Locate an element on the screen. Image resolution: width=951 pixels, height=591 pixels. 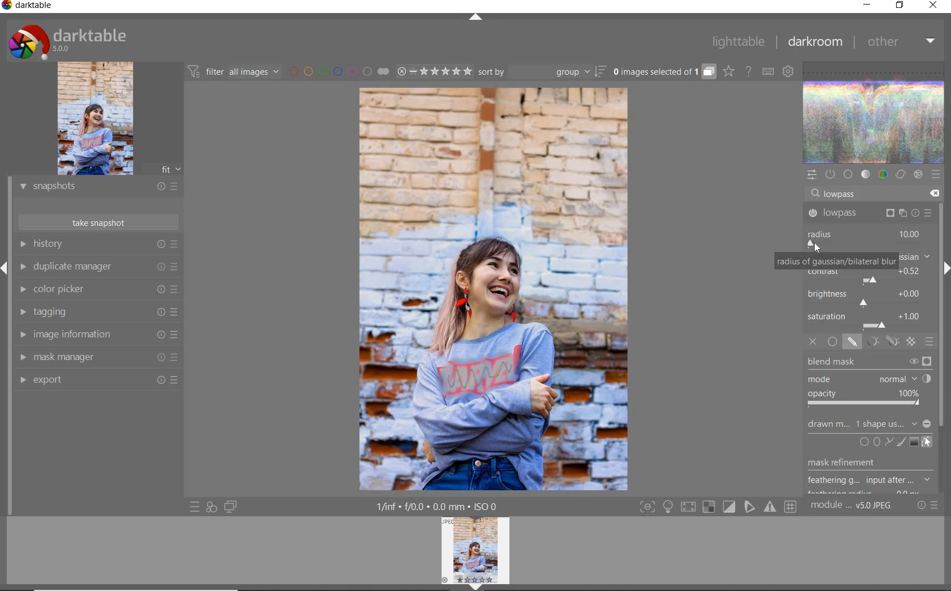
set keyboard shortcuts is located at coordinates (767, 71).